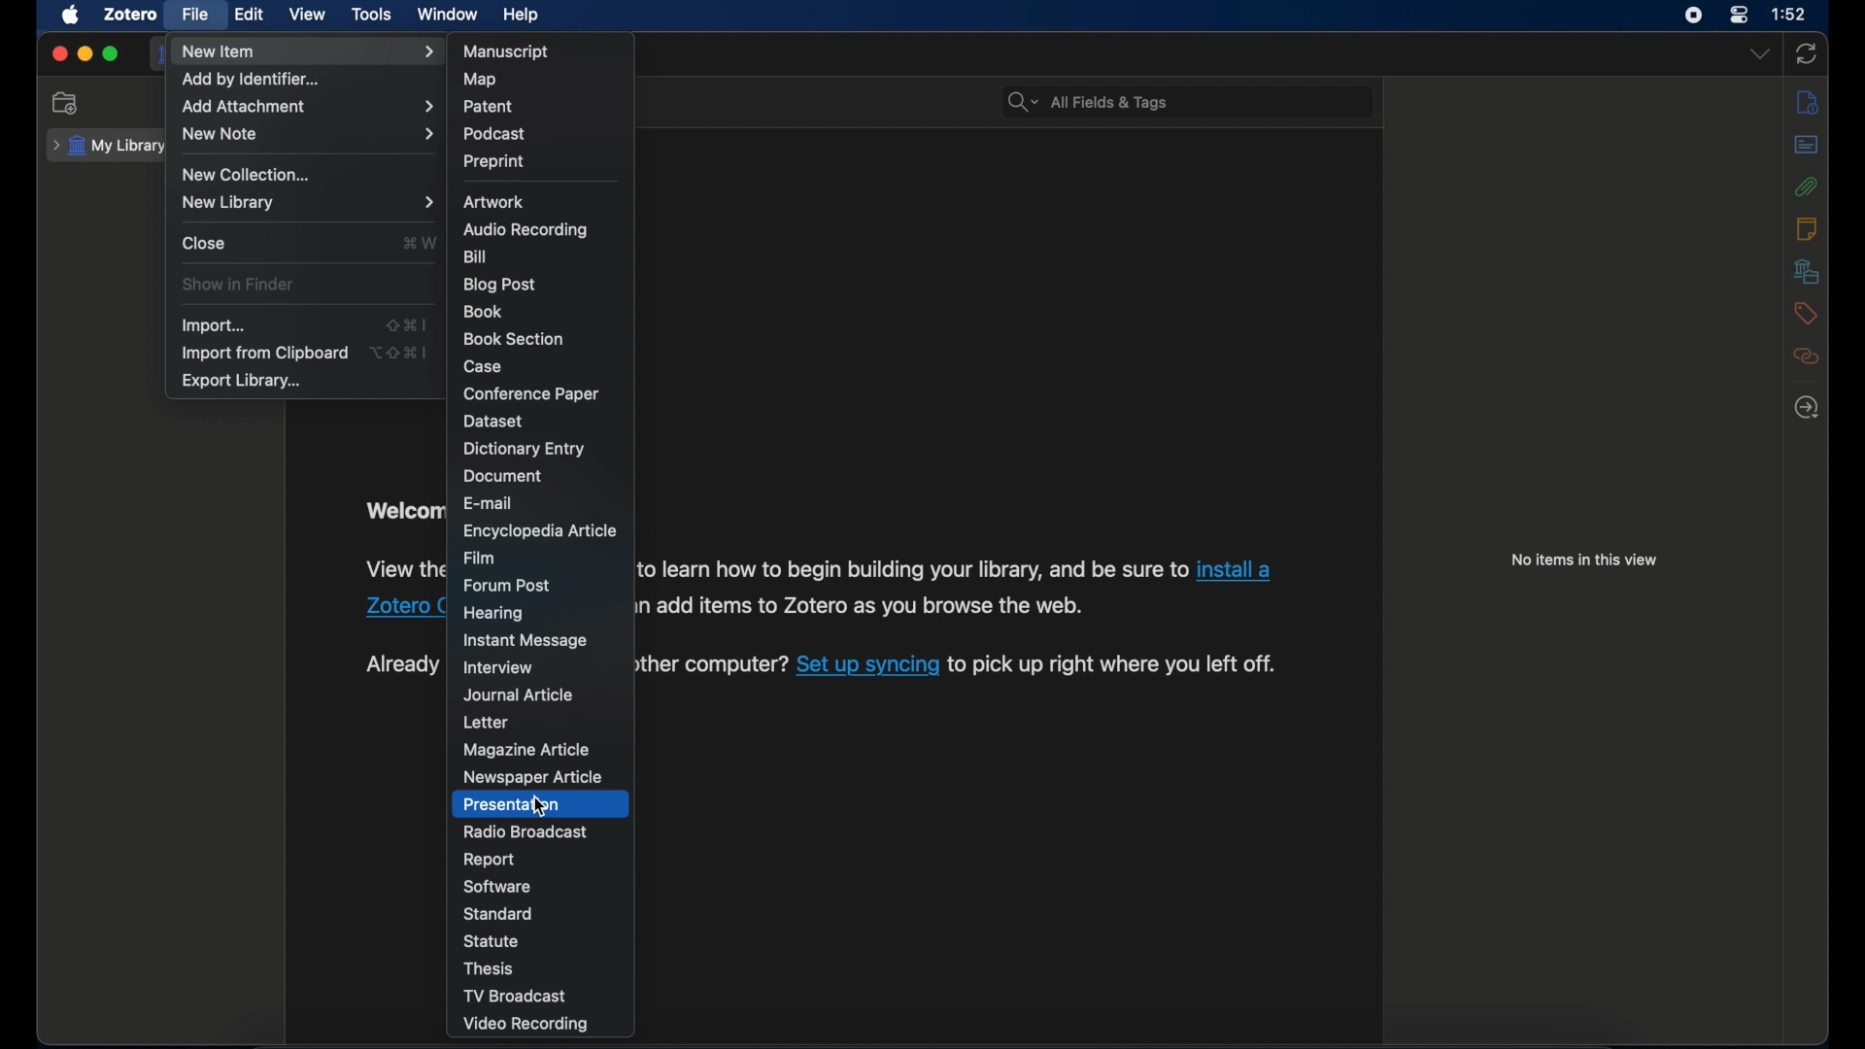  What do you see at coordinates (867, 663) in the screenshot?
I see `Set up syncing` at bounding box center [867, 663].